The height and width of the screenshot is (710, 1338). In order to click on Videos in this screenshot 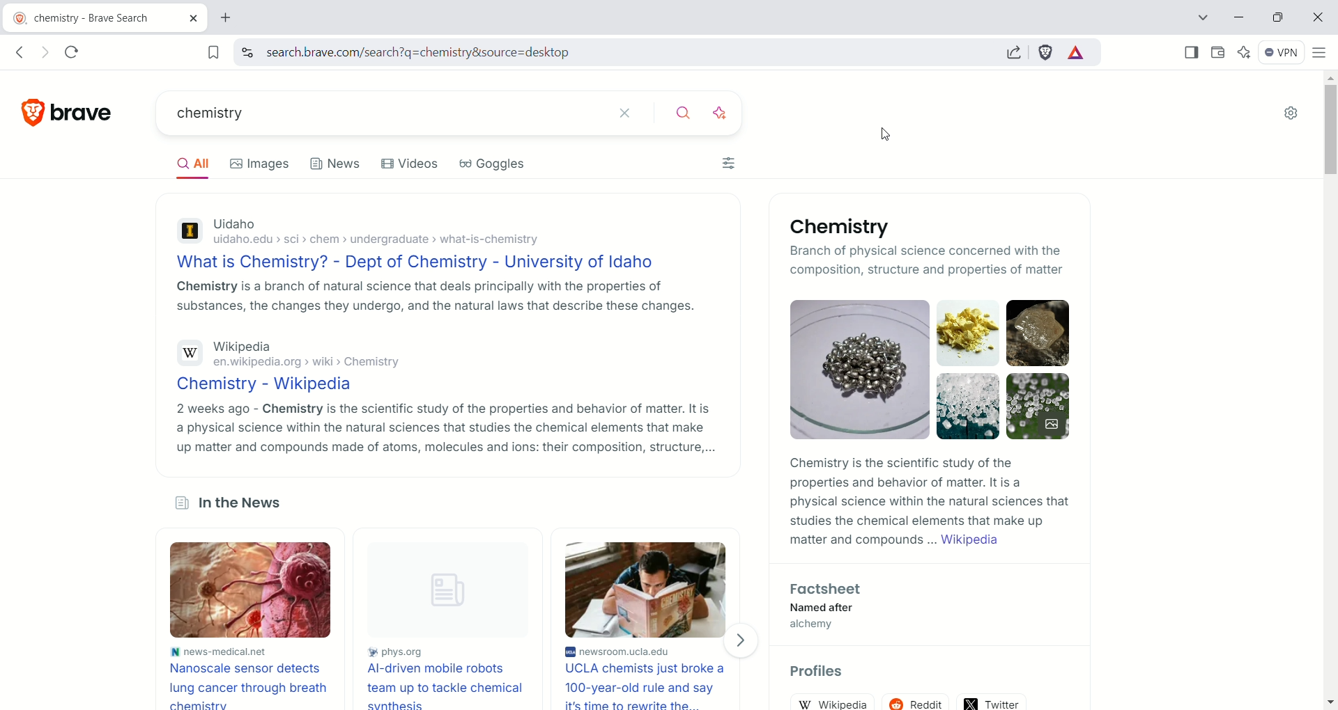, I will do `click(413, 163)`.